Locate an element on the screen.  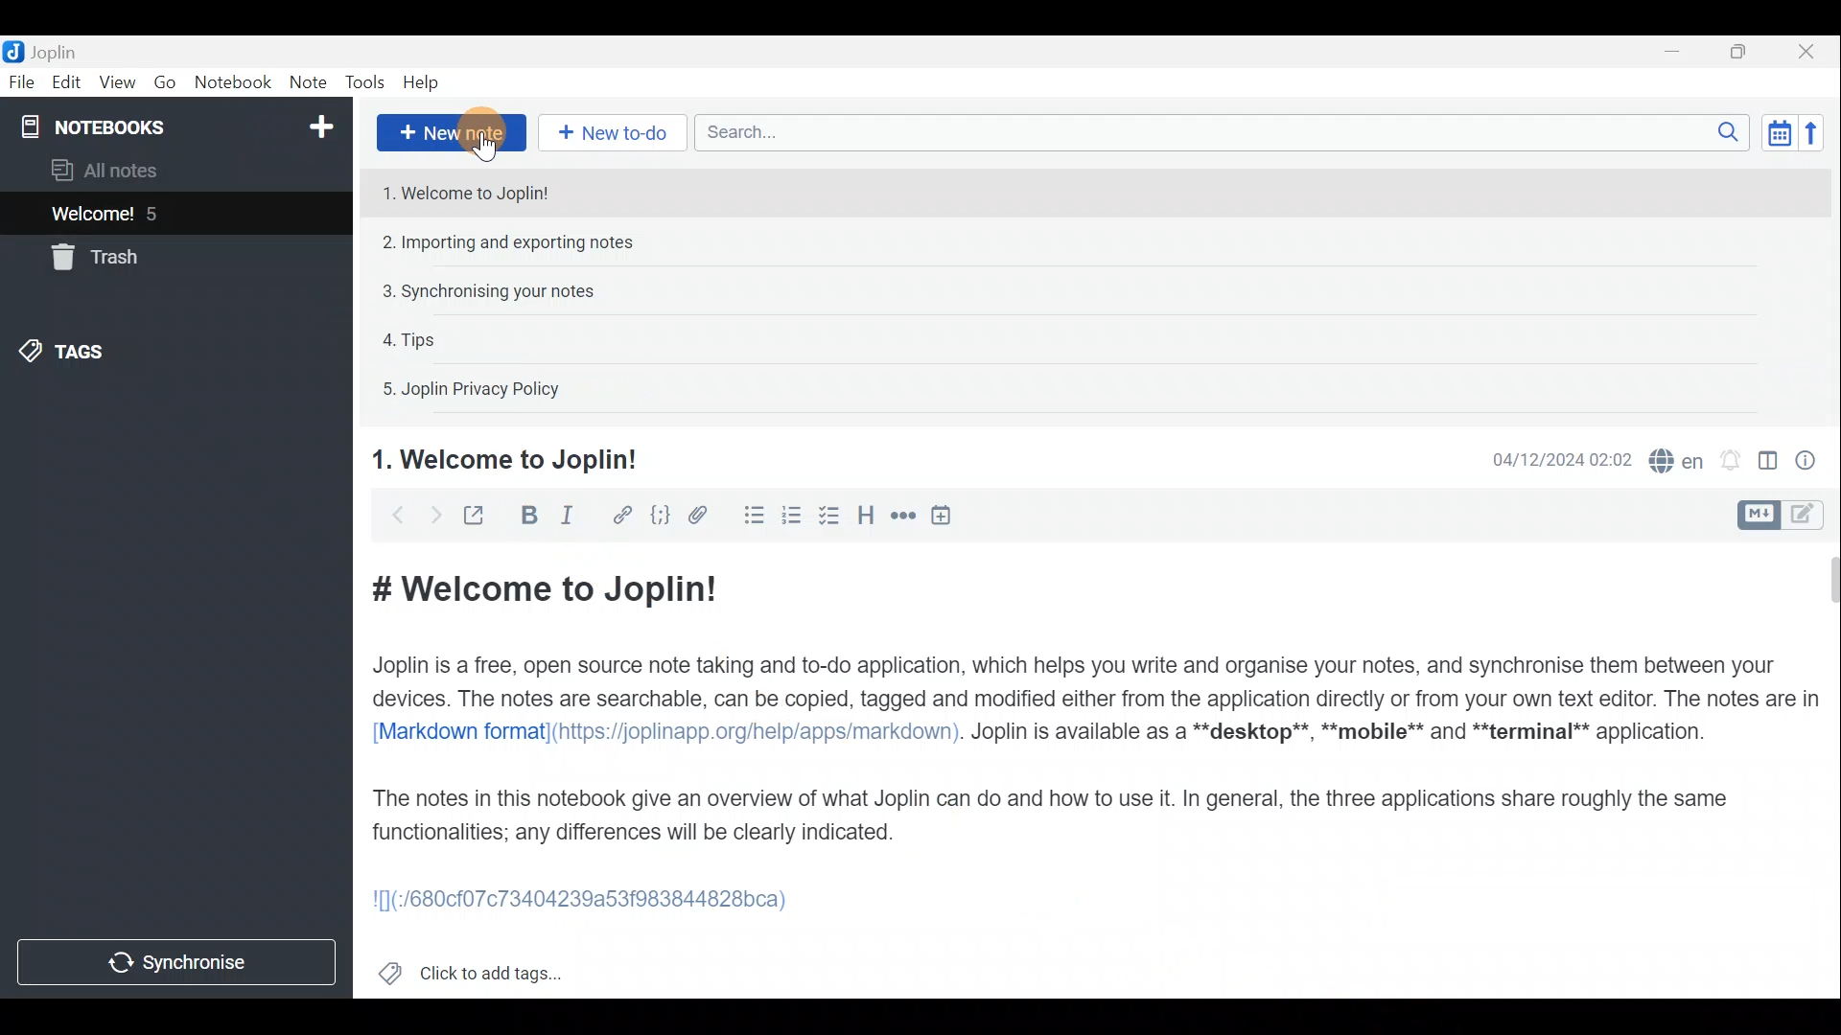
Toggle editors is located at coordinates (1807, 517).